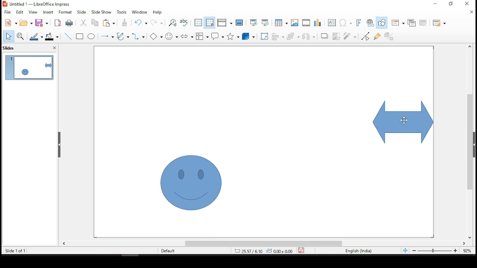  Describe the element at coordinates (20, 36) in the screenshot. I see `zoom and pan` at that location.